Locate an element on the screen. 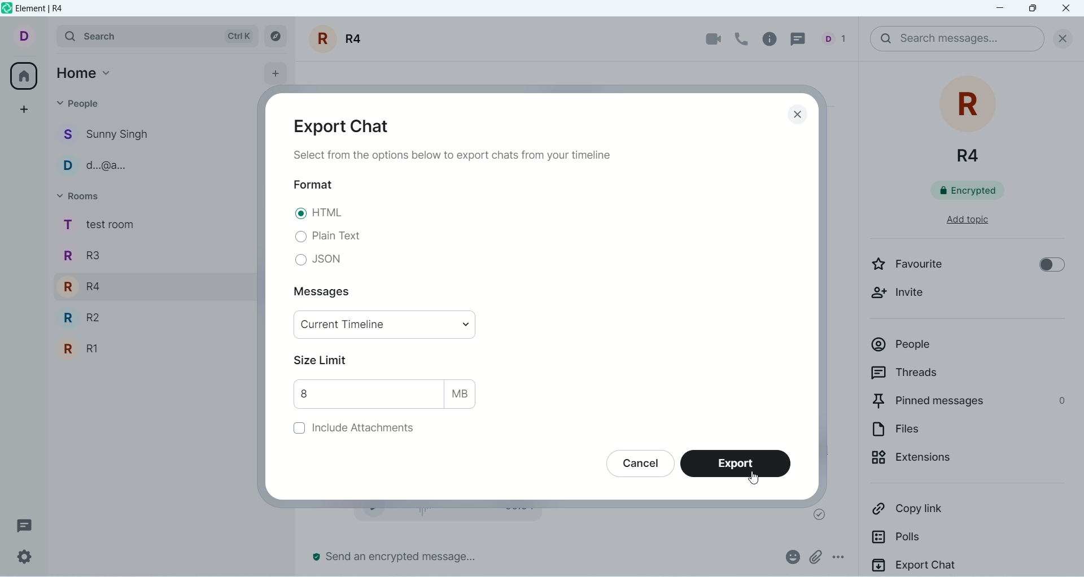 This screenshot has width=1084, height=577. HTML is located at coordinates (320, 215).